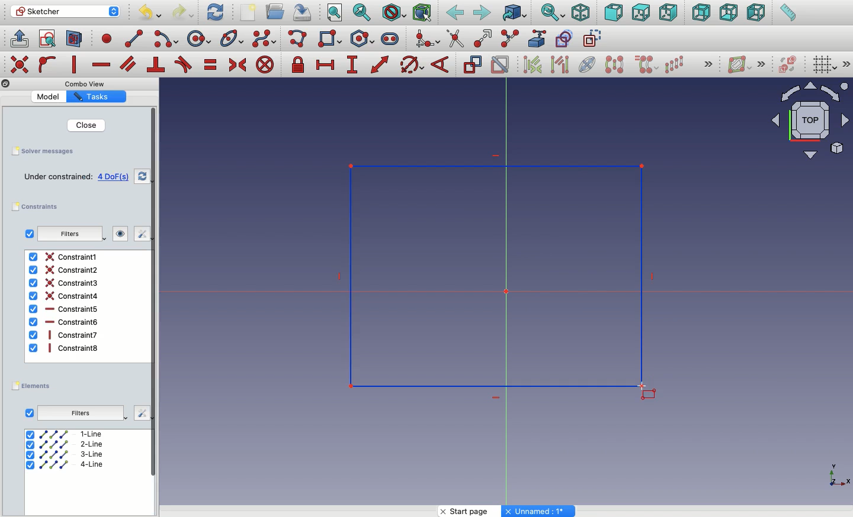 The height and width of the screenshot is (517, 853). What do you see at coordinates (18, 38) in the screenshot?
I see `leave sketch` at bounding box center [18, 38].